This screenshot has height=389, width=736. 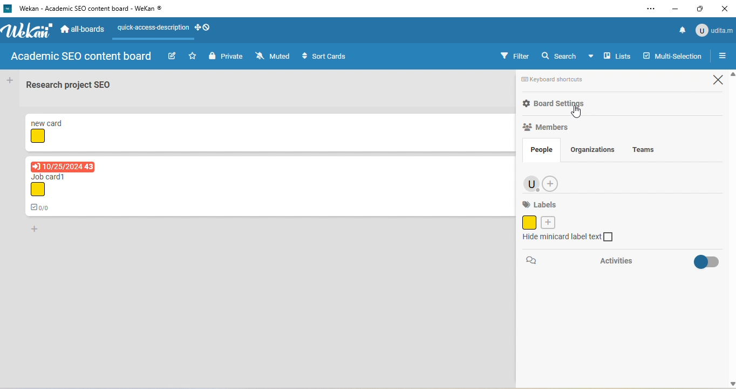 I want to click on add card to bottom , so click(x=39, y=231).